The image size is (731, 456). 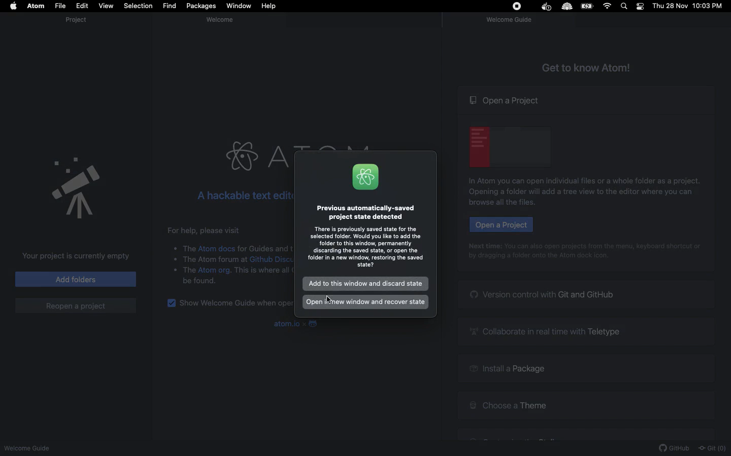 What do you see at coordinates (312, 324) in the screenshot?
I see `Logo` at bounding box center [312, 324].